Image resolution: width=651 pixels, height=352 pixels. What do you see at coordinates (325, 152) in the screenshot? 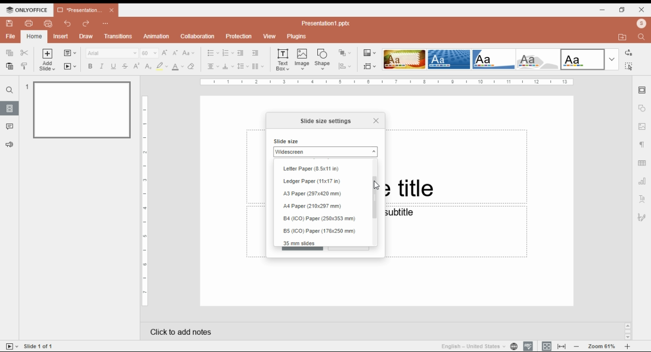
I see `Widescreen` at bounding box center [325, 152].